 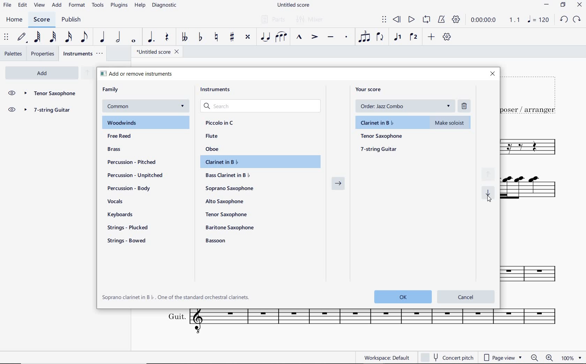 I want to click on clarinet in B selected, so click(x=414, y=121).